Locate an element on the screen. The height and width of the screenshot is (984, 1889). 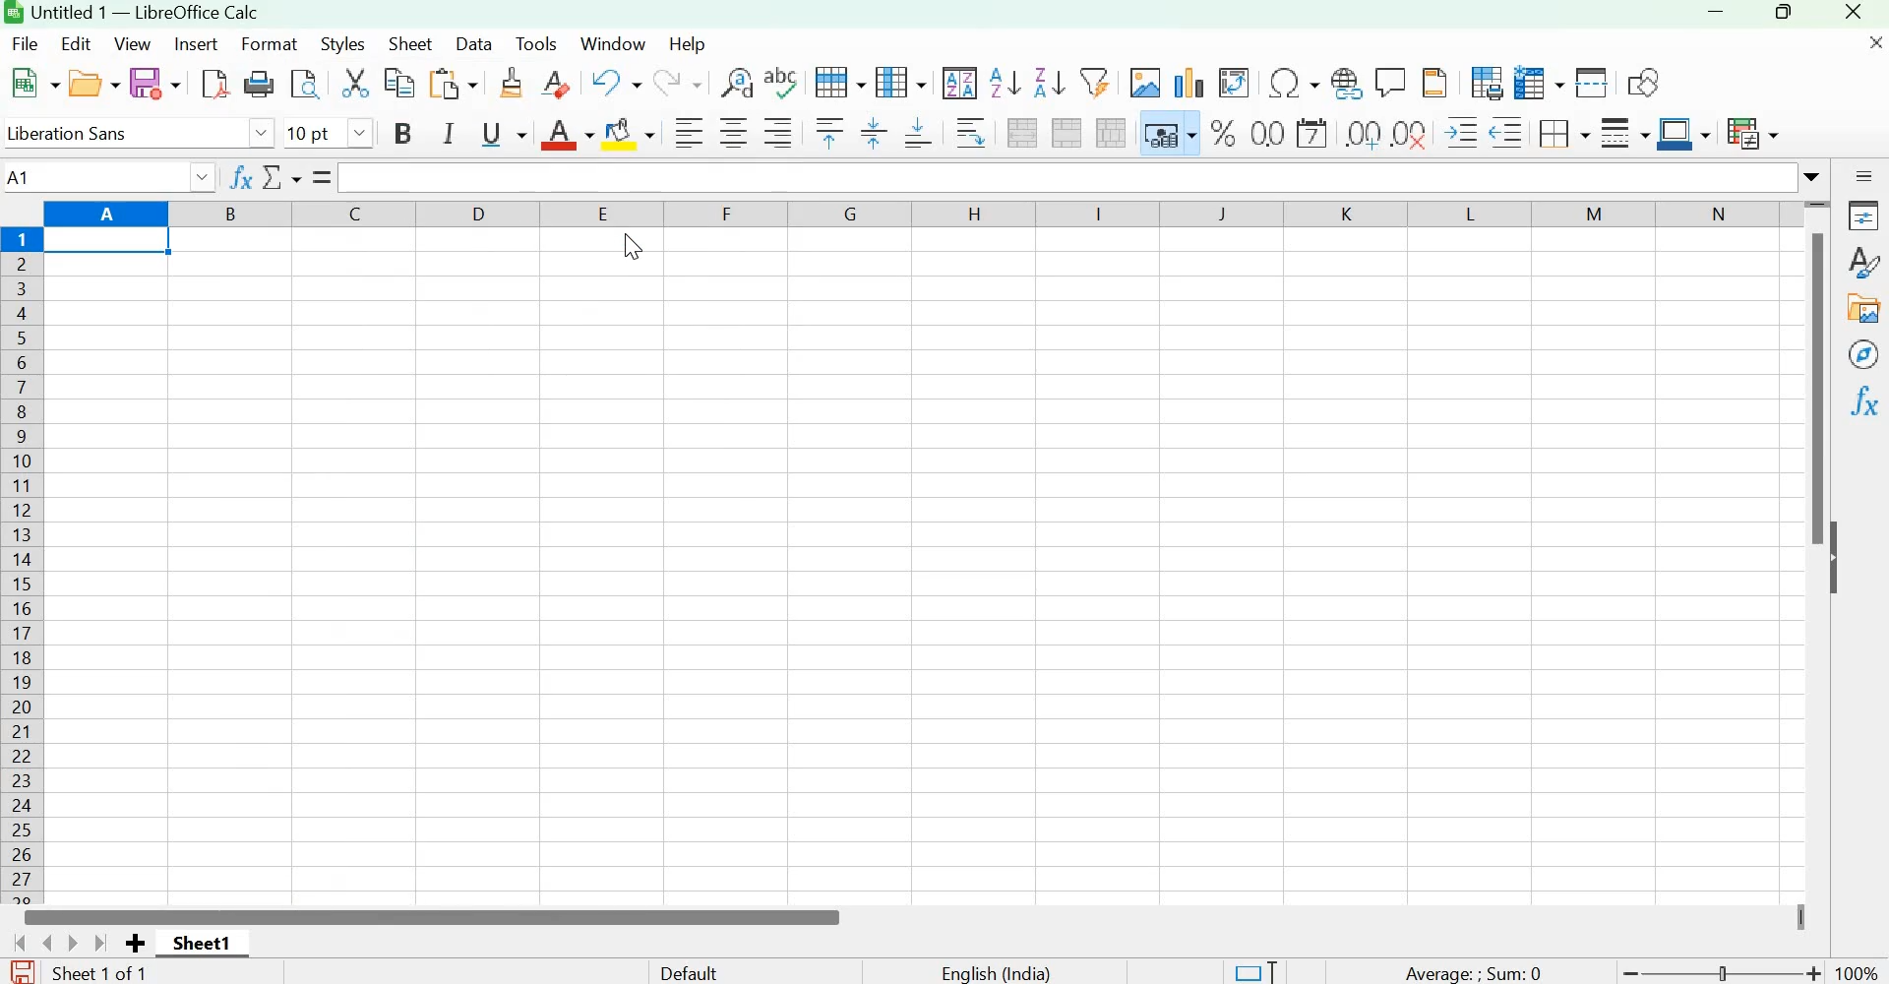
Add decimal point is located at coordinates (1357, 133).